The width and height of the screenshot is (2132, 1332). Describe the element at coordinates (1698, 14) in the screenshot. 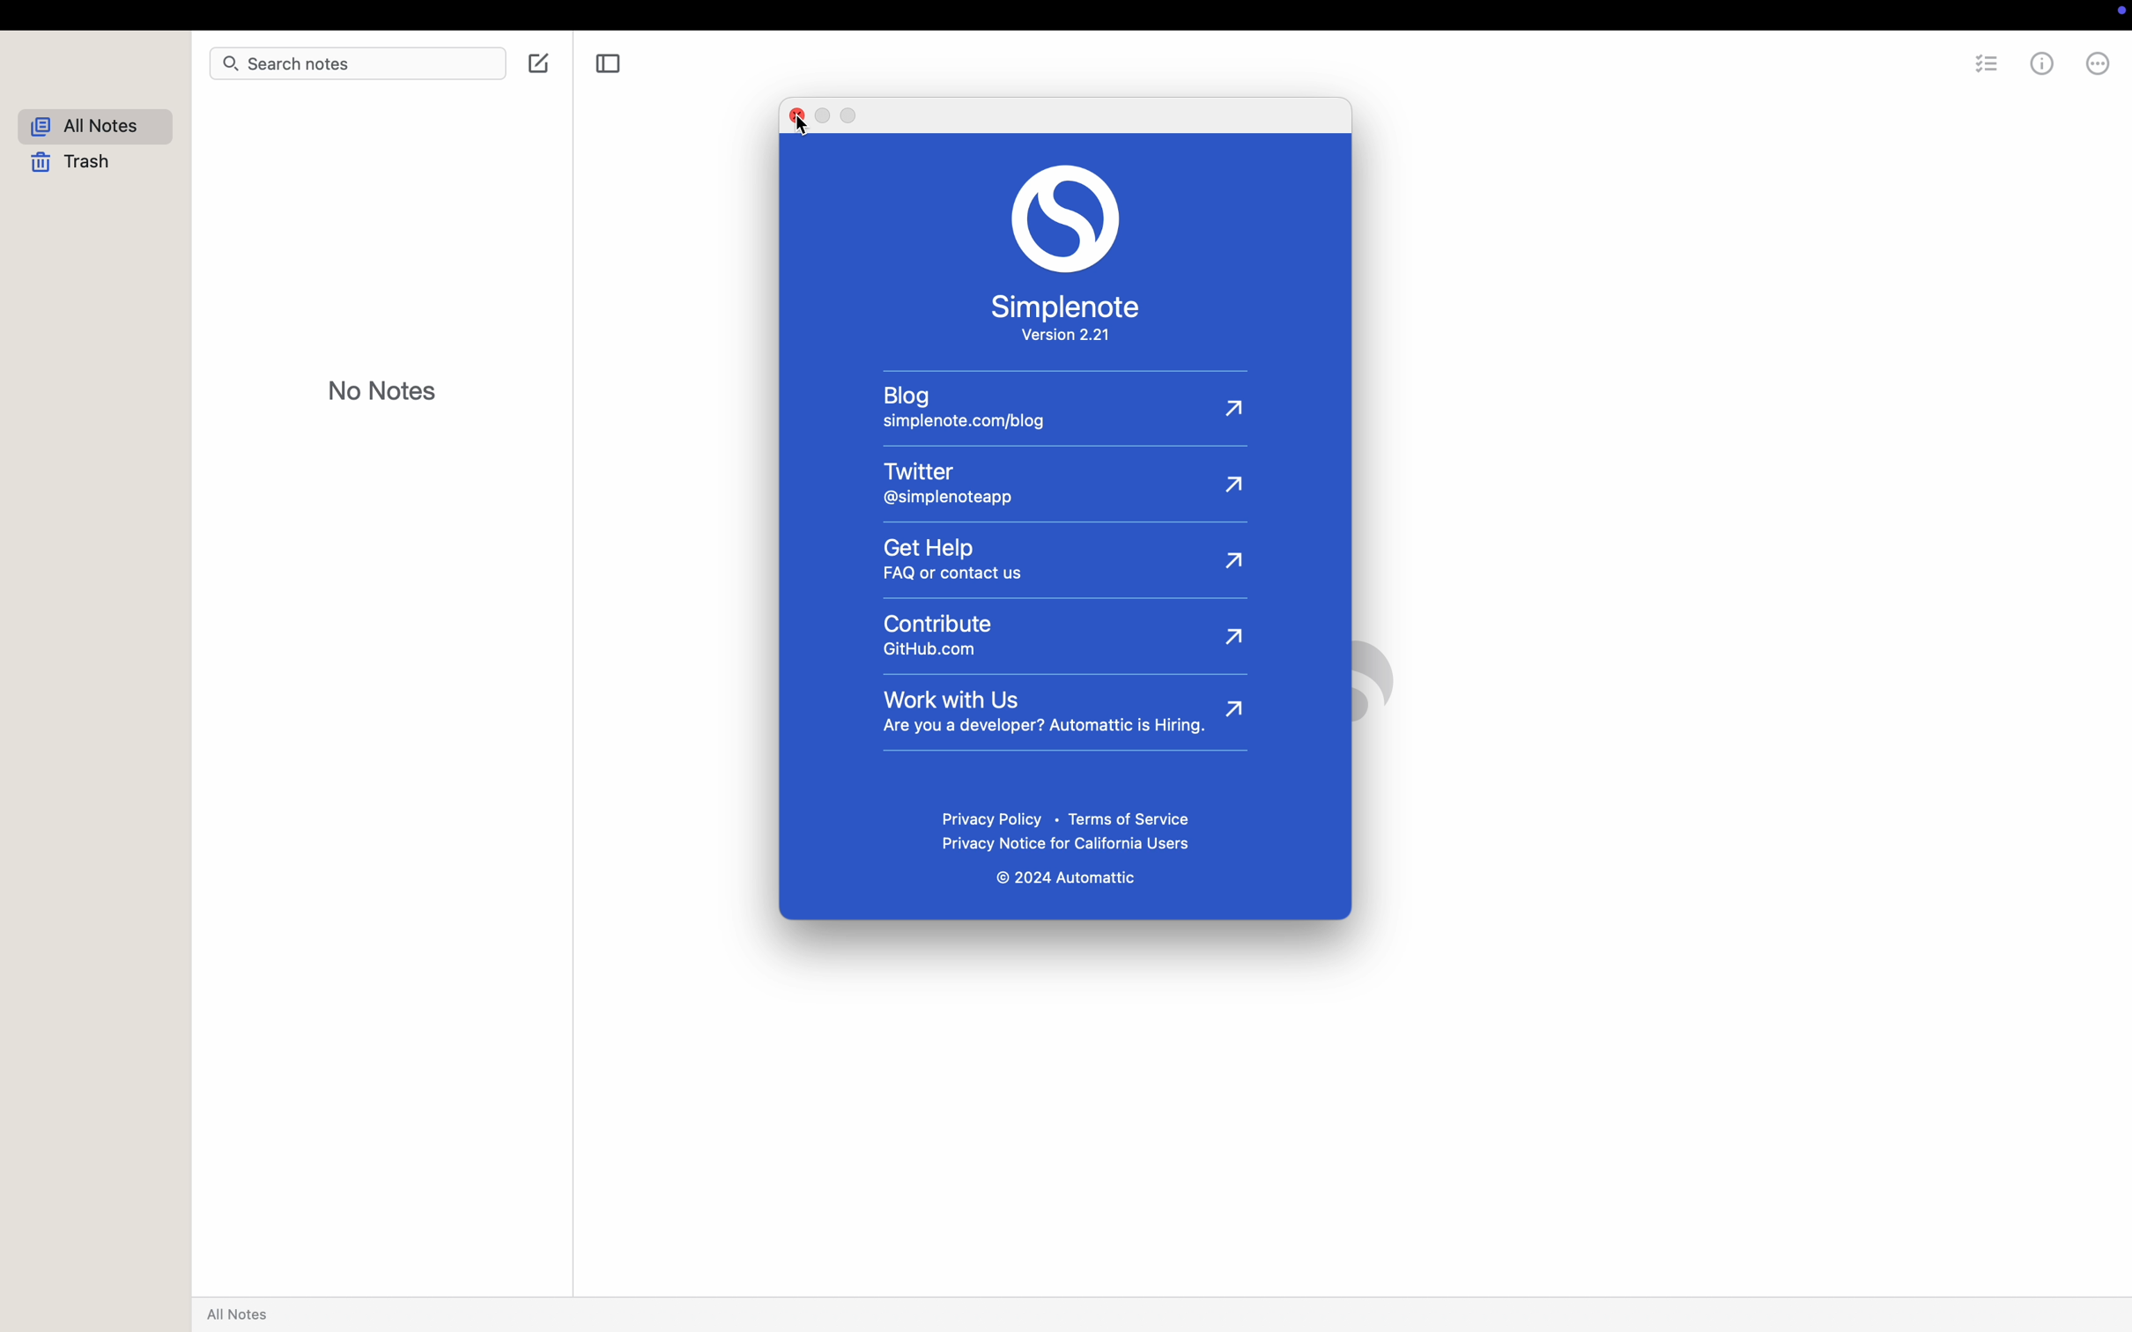

I see `Airdrop` at that location.